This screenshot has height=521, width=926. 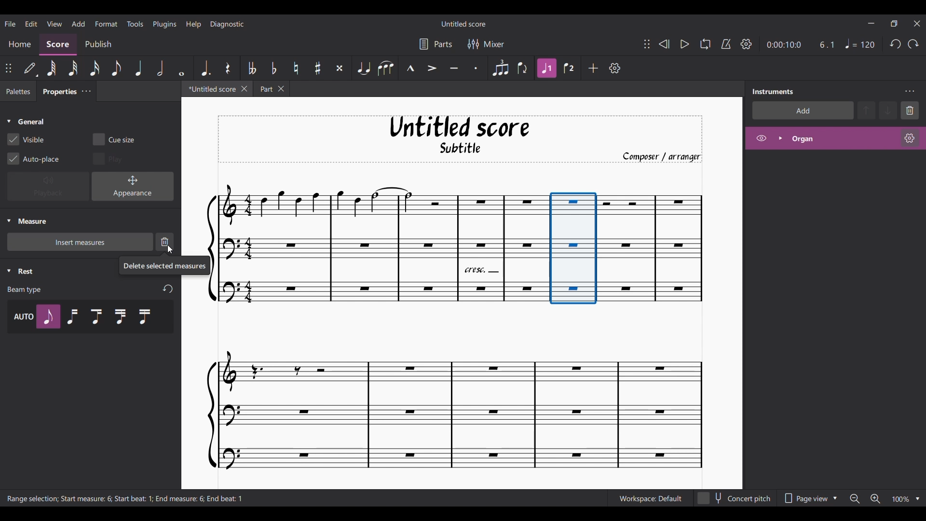 I want to click on Accent, so click(x=432, y=68).